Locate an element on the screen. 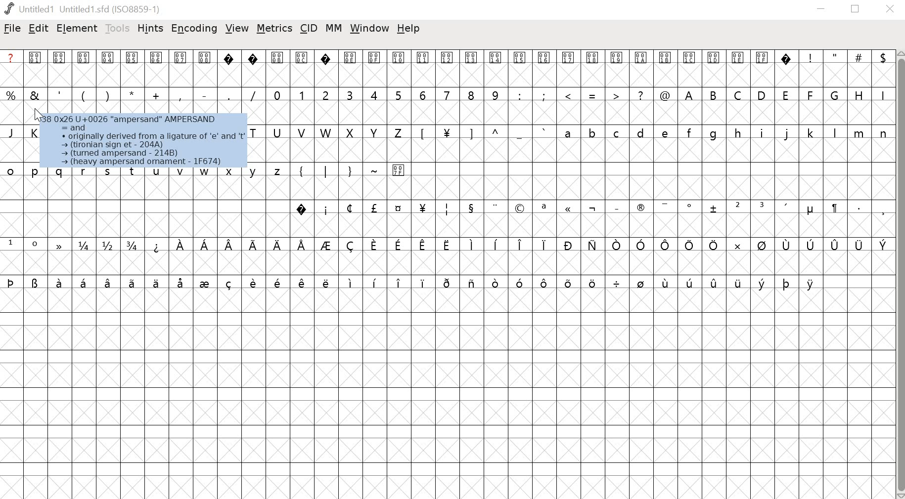 The height and width of the screenshot is (499, 905). cid is located at coordinates (310, 28).